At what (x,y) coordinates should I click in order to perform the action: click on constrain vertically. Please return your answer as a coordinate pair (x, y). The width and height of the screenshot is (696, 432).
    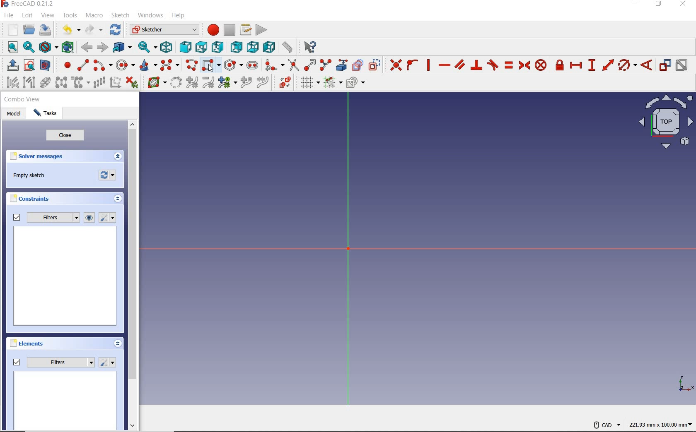
    Looking at the image, I should click on (429, 65).